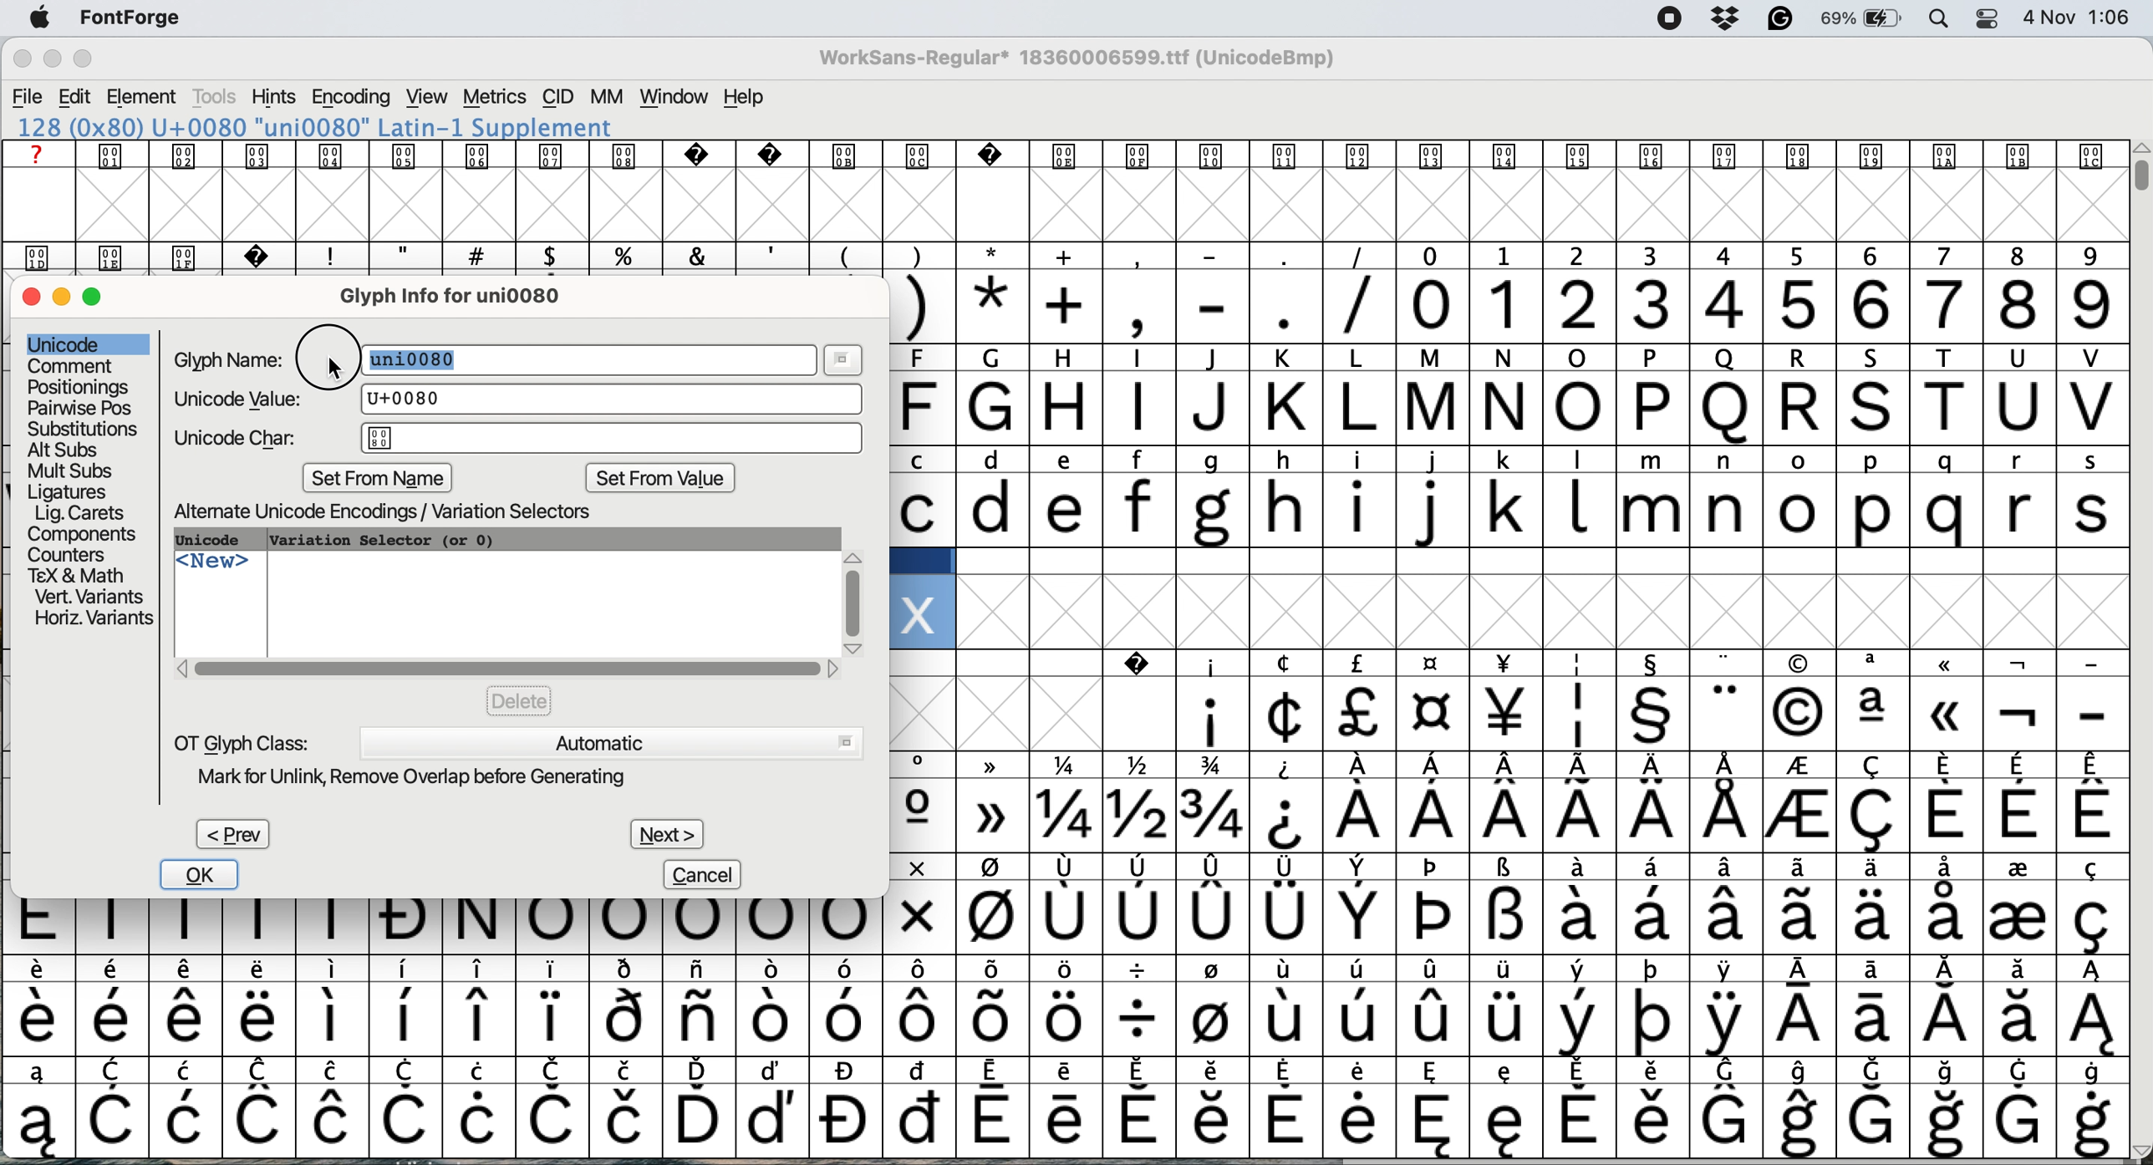 The width and height of the screenshot is (2153, 1165). What do you see at coordinates (705, 874) in the screenshot?
I see `cancel` at bounding box center [705, 874].